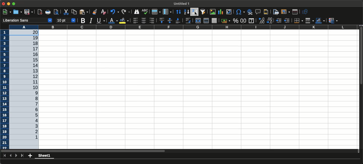 The width and height of the screenshot is (363, 164). What do you see at coordinates (183, 27) in the screenshot?
I see `Column` at bounding box center [183, 27].